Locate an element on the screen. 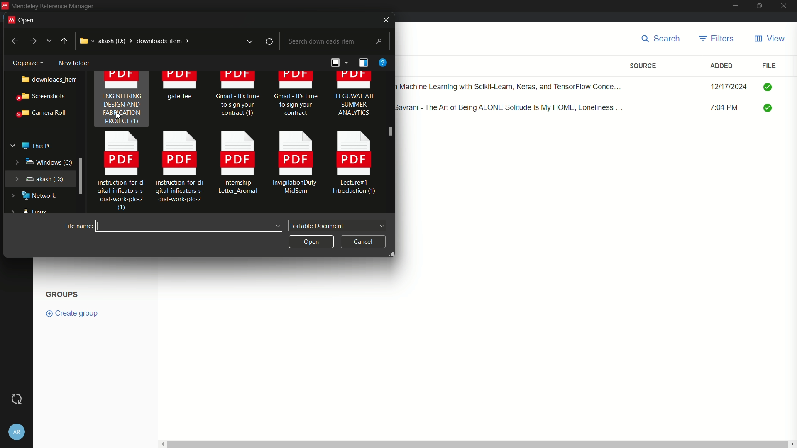 The height and width of the screenshot is (448, 797). 12/17/2024 is located at coordinates (729, 87).